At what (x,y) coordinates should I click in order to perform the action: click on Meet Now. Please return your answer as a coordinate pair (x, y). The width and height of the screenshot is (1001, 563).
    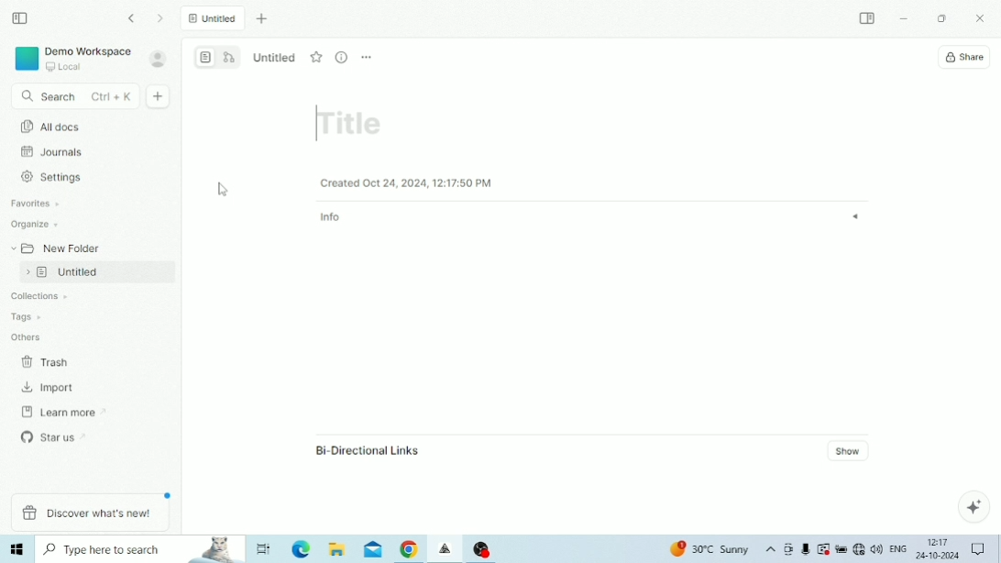
    Looking at the image, I should click on (788, 549).